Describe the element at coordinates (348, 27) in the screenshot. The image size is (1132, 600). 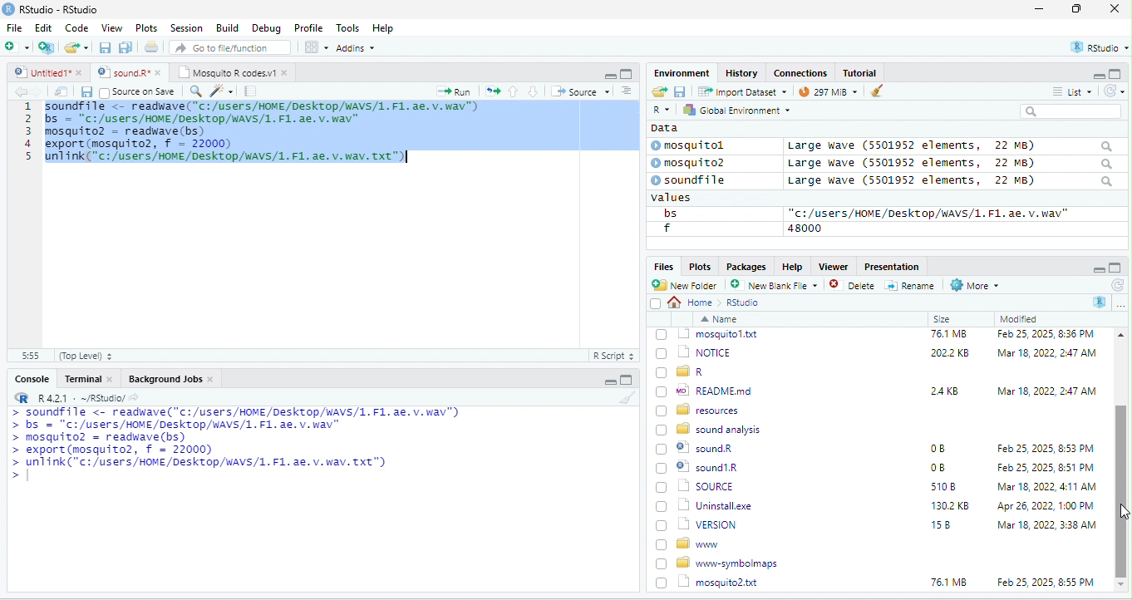
I see `Tools` at that location.